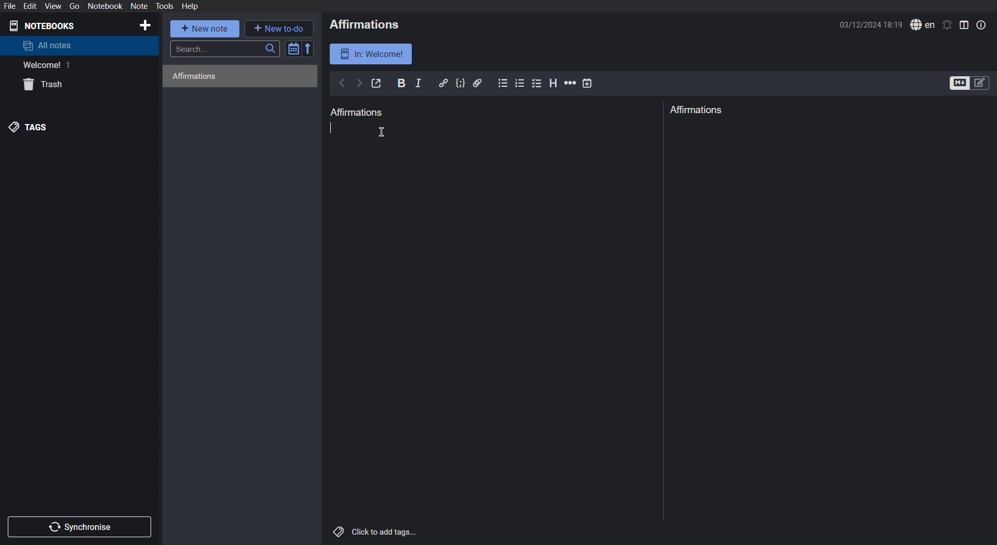  Describe the element at coordinates (44, 65) in the screenshot. I see `Welcome!` at that location.